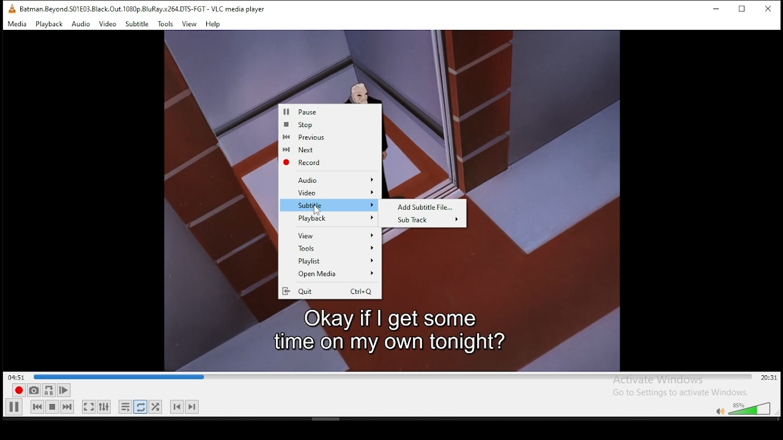 This screenshot has height=440, width=783. What do you see at coordinates (393, 331) in the screenshot?
I see `Okay if | get some
timeion my own tonight?` at bounding box center [393, 331].